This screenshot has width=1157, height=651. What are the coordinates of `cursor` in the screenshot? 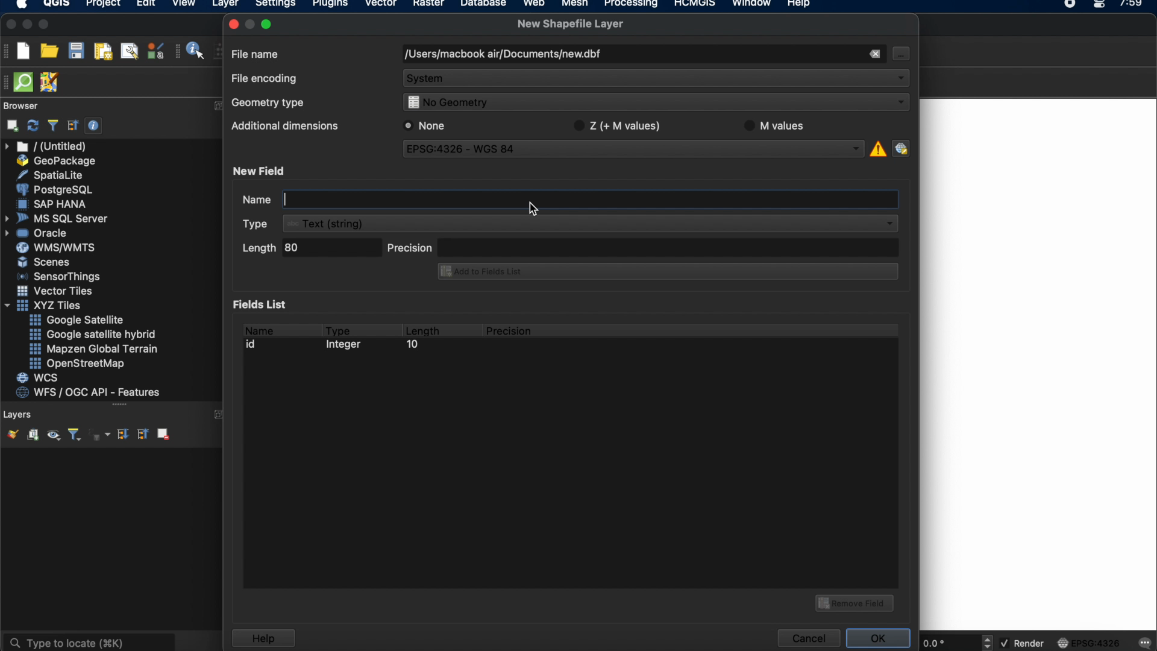 It's located at (900, 53).